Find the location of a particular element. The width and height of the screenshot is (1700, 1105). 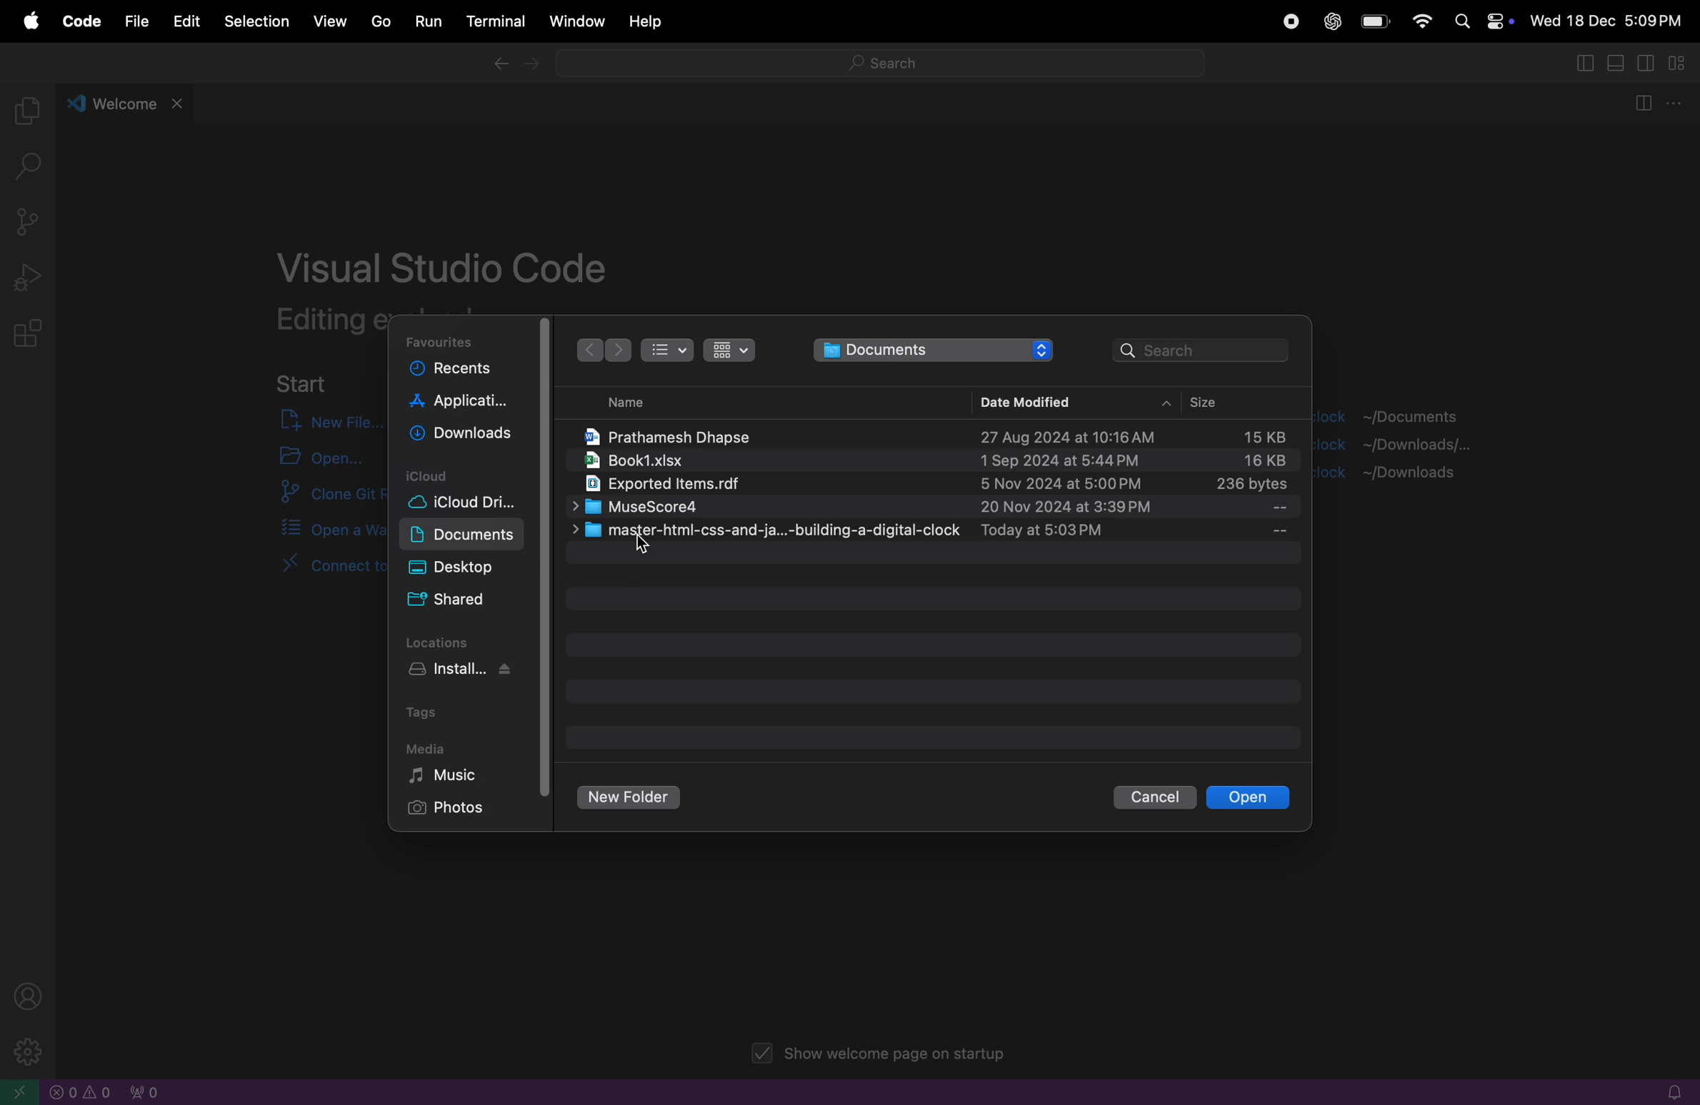

shared is located at coordinates (451, 600).